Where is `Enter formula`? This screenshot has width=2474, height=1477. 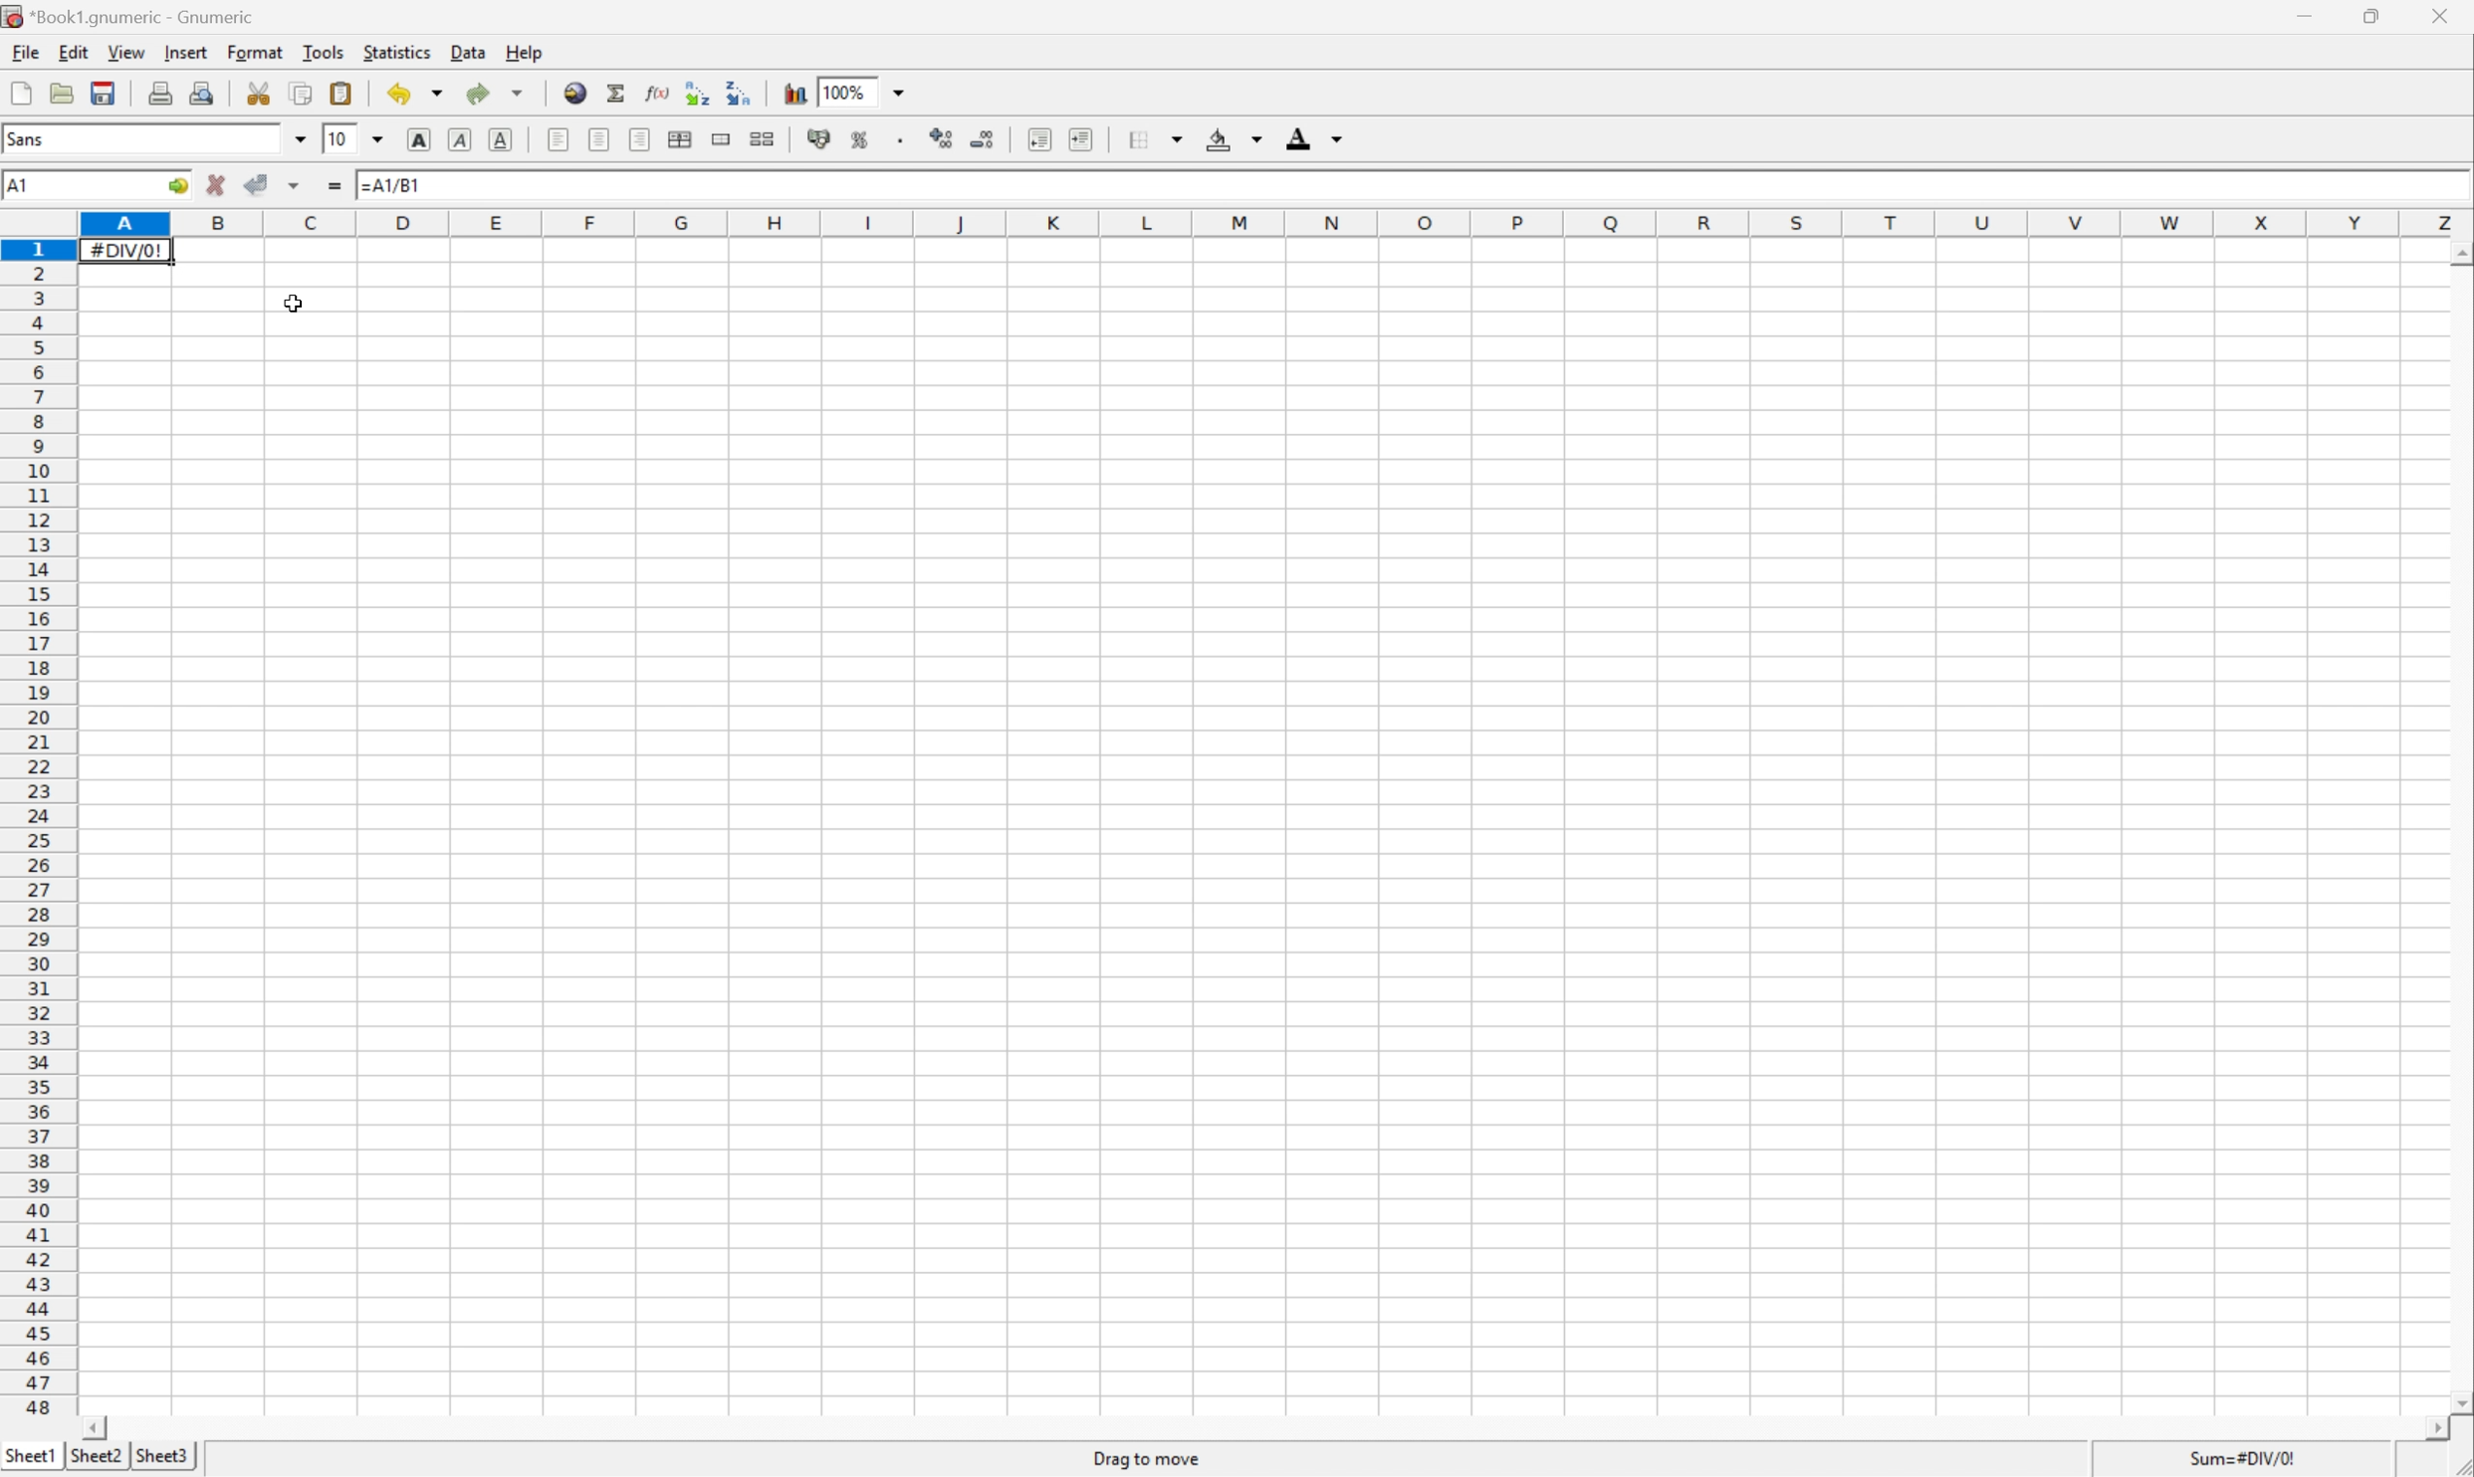
Enter formula is located at coordinates (333, 183).